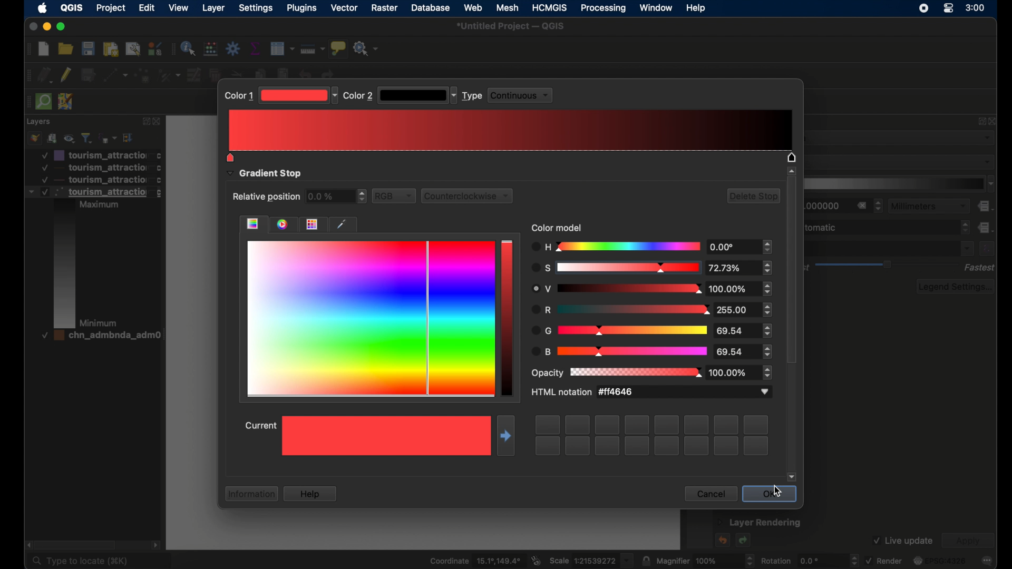  I want to click on G, so click(538, 331).